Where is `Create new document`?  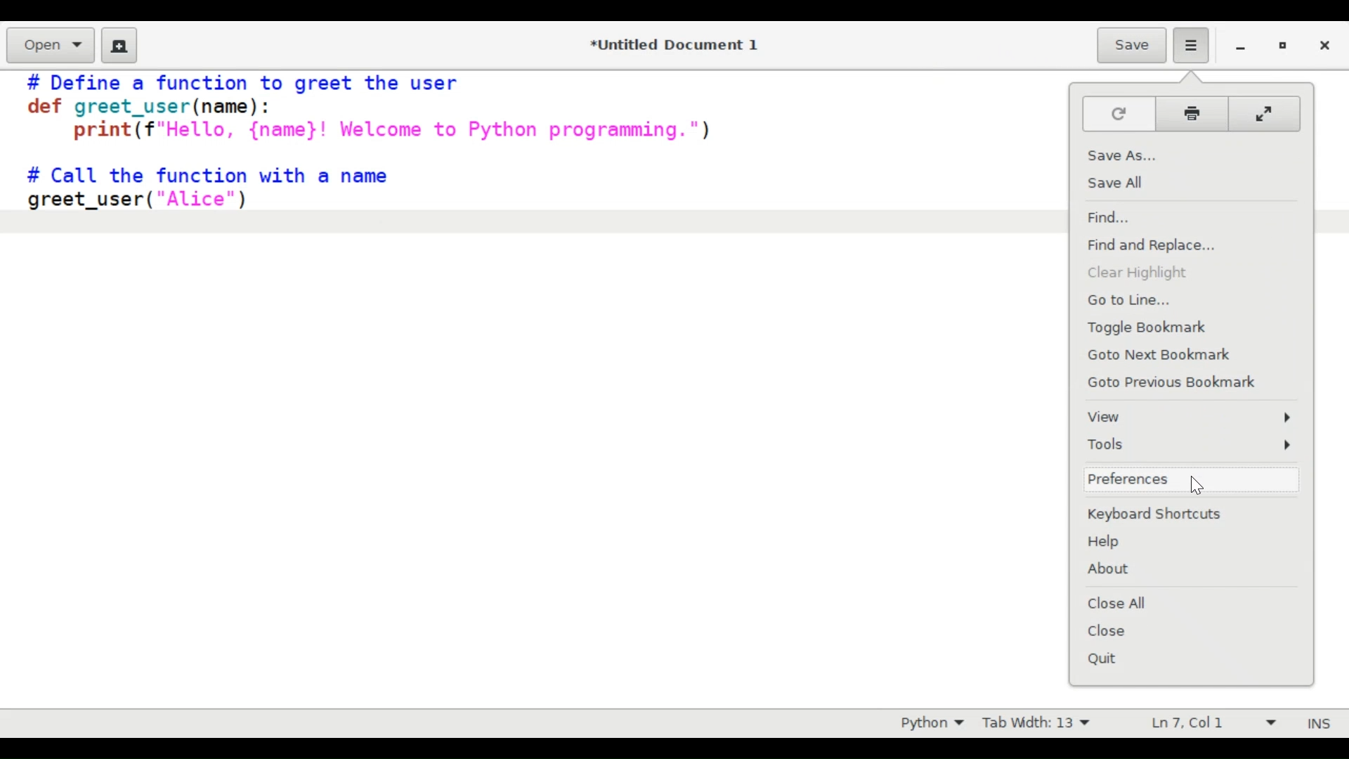
Create new document is located at coordinates (119, 45).